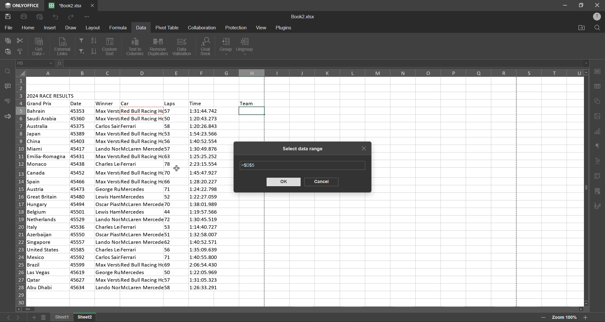  I want to click on selected cell, so click(253, 111).